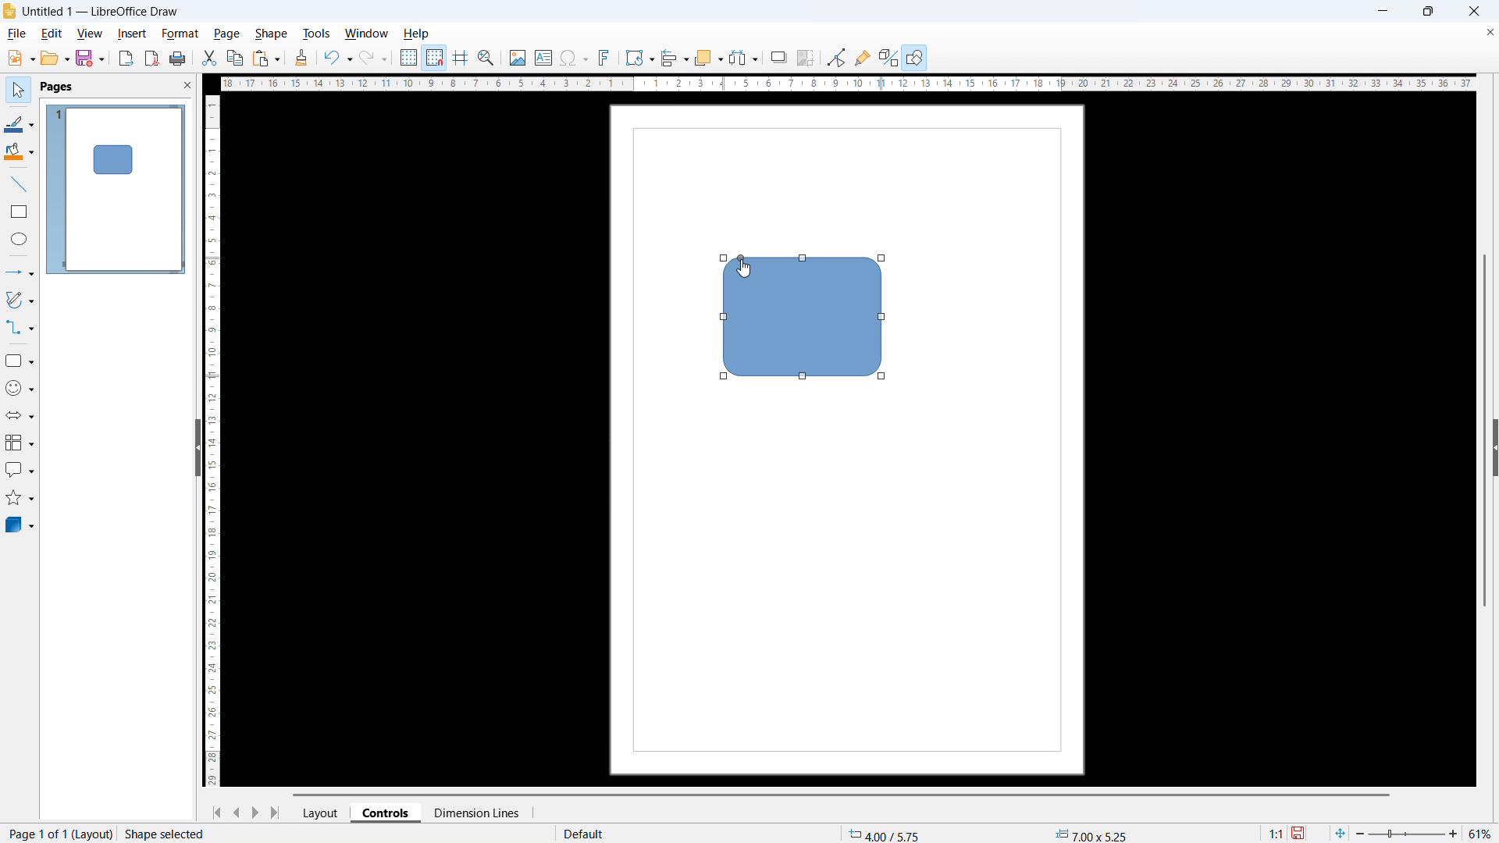 The image size is (1499, 843). Describe the element at coordinates (55, 58) in the screenshot. I see `open ` at that location.